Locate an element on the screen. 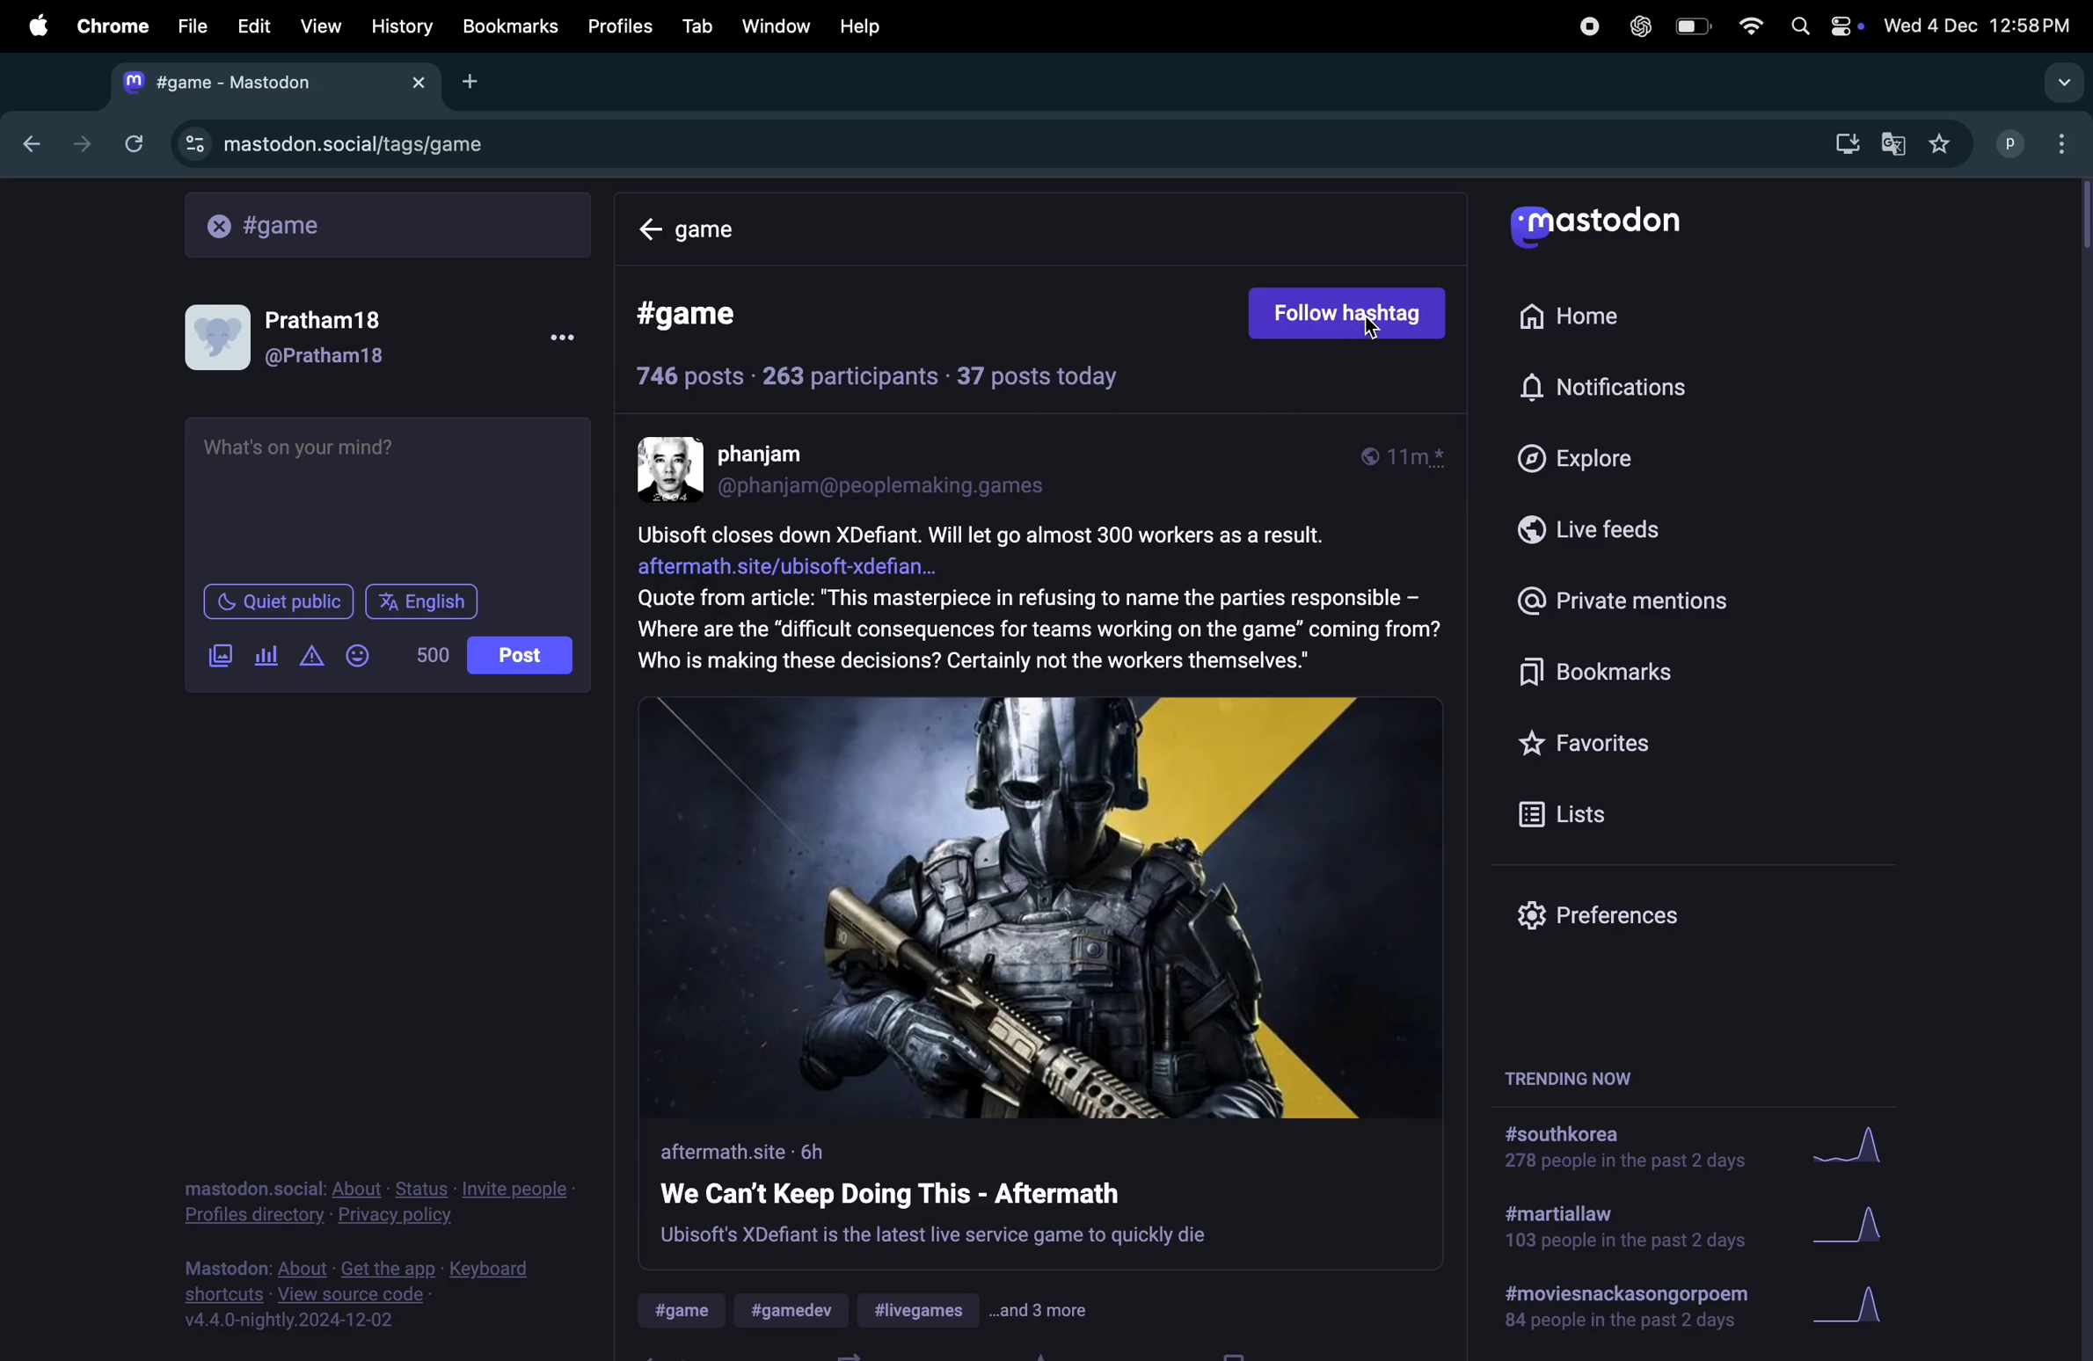 The height and width of the screenshot is (1361, 2093). History is located at coordinates (401, 25).